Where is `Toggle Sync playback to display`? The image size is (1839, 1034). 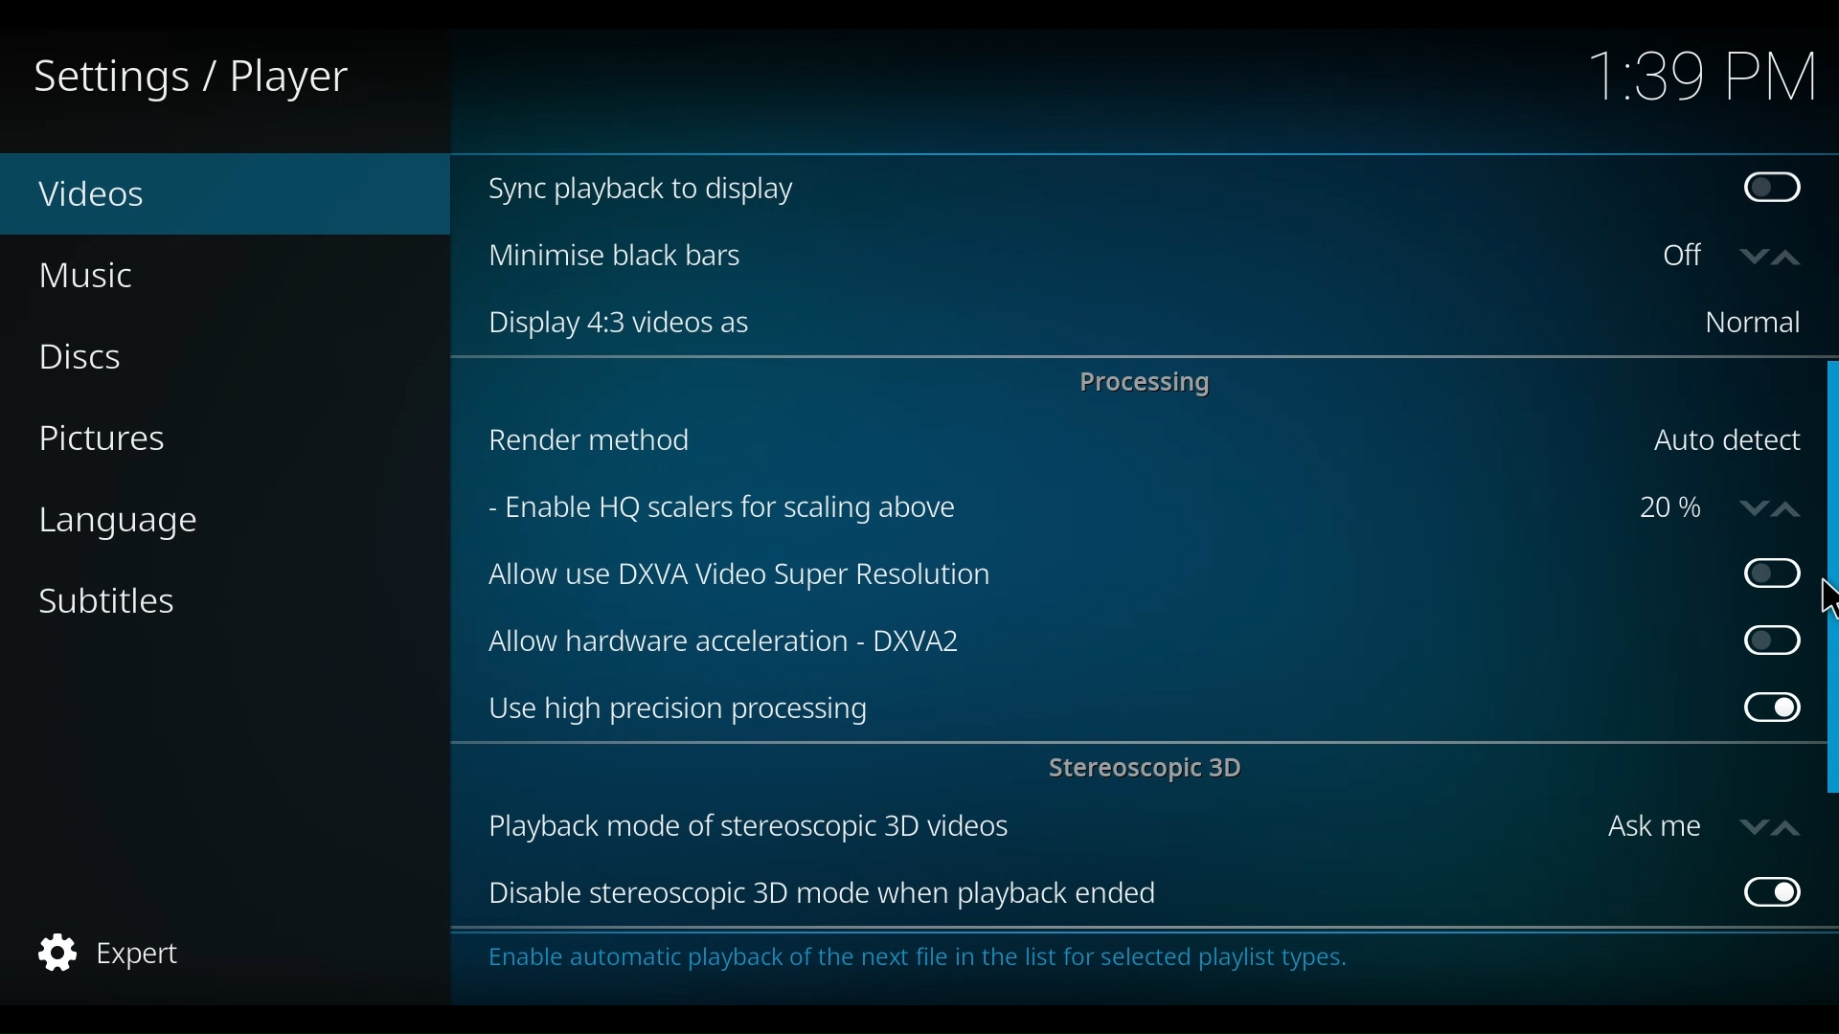
Toggle Sync playback to display is located at coordinates (1777, 191).